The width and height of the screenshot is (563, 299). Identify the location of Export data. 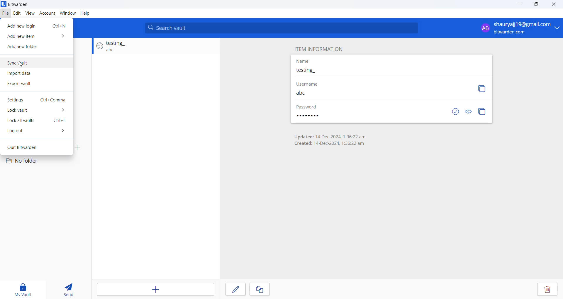
(29, 86).